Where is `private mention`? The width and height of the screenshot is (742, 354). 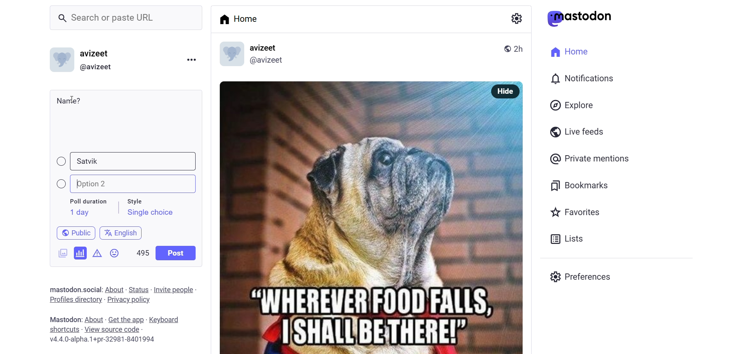
private mention is located at coordinates (590, 158).